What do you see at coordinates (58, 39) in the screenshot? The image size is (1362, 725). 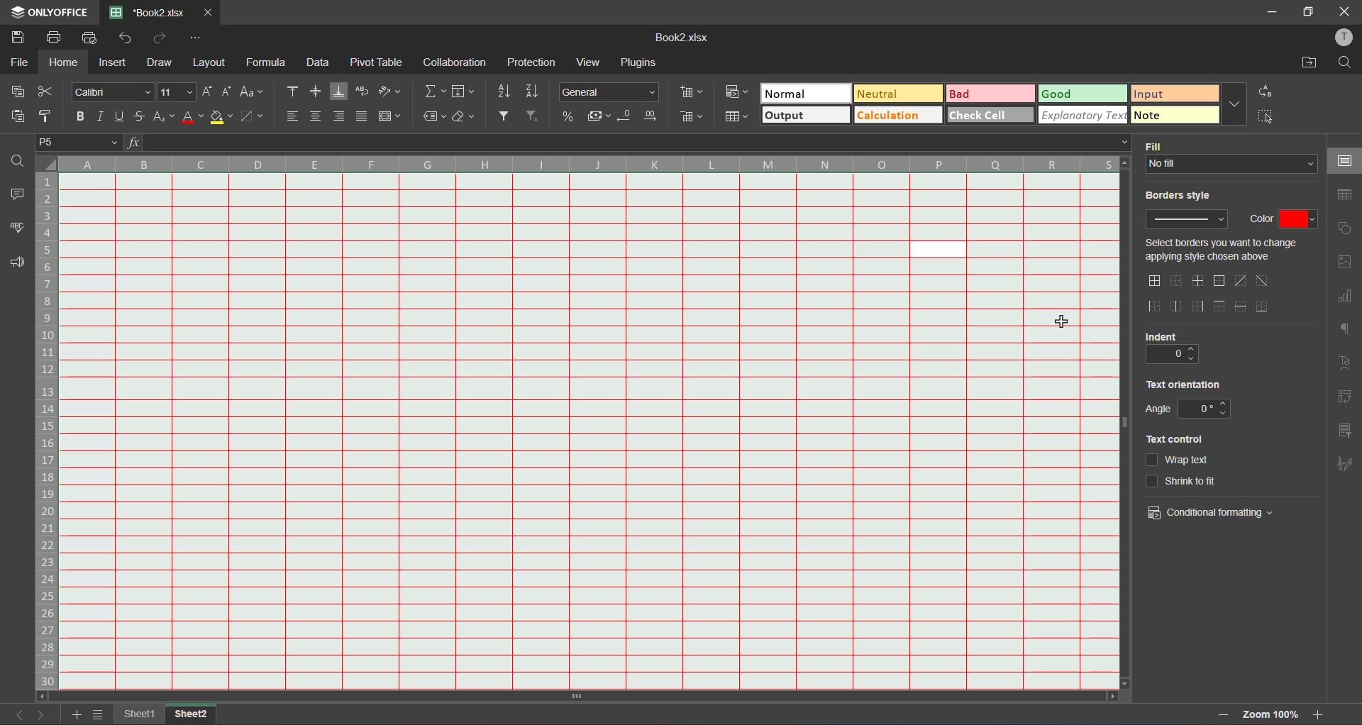 I see `print` at bounding box center [58, 39].